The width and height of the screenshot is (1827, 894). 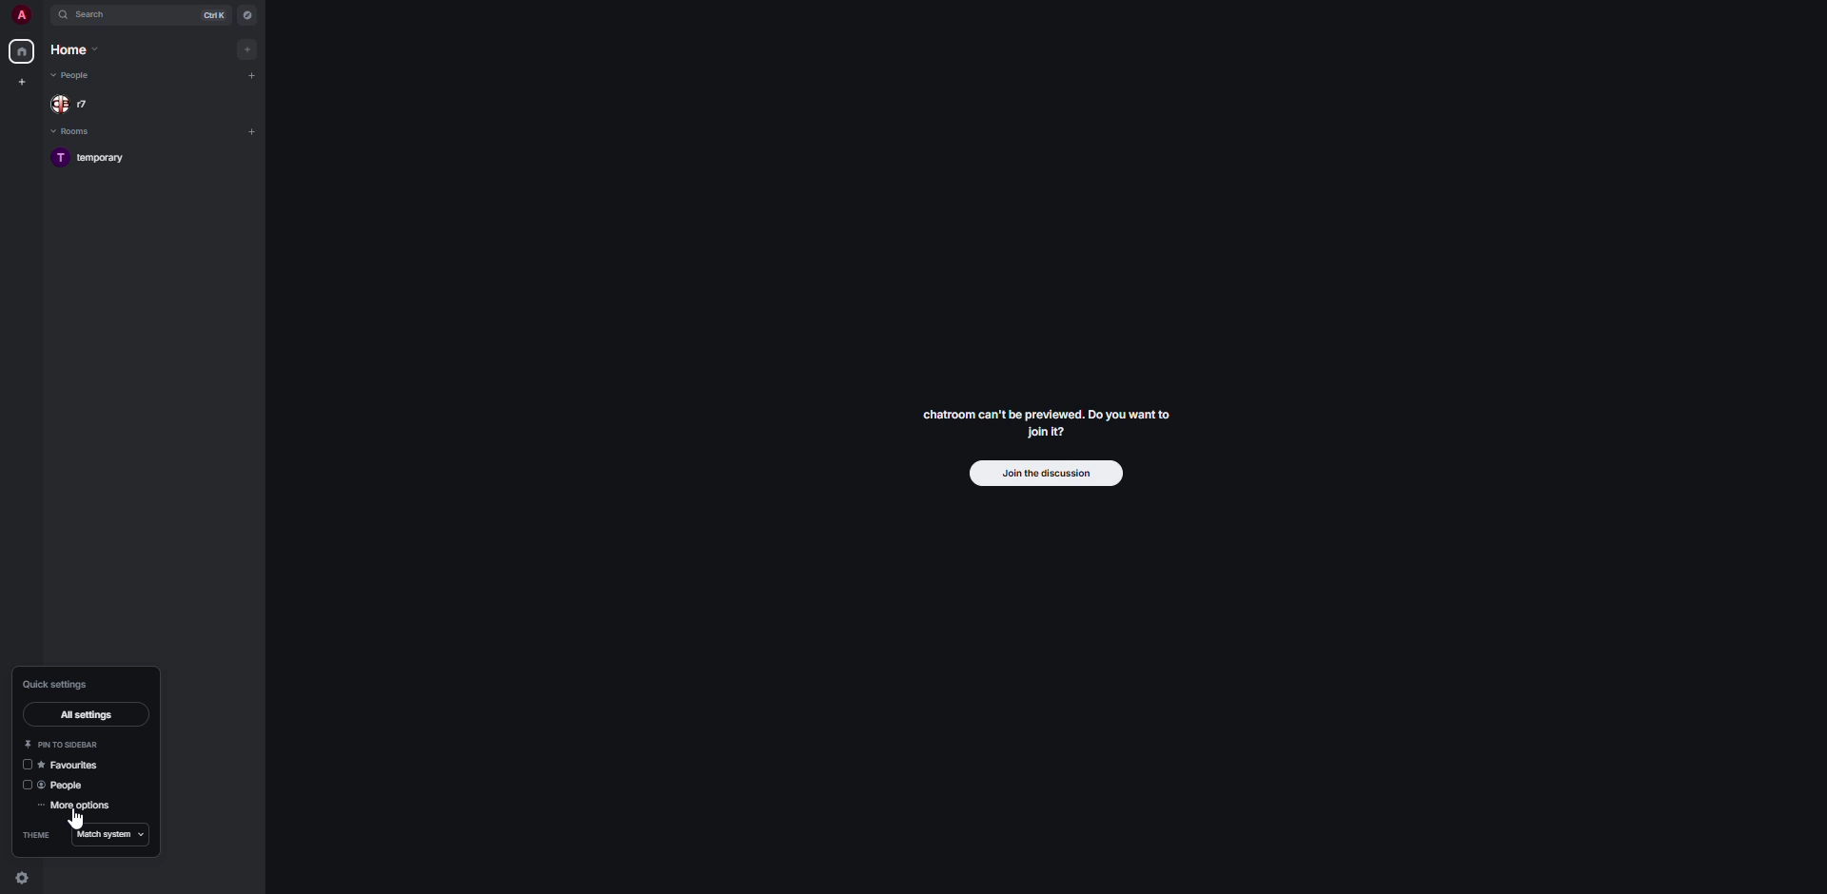 I want to click on profile, so click(x=17, y=14).